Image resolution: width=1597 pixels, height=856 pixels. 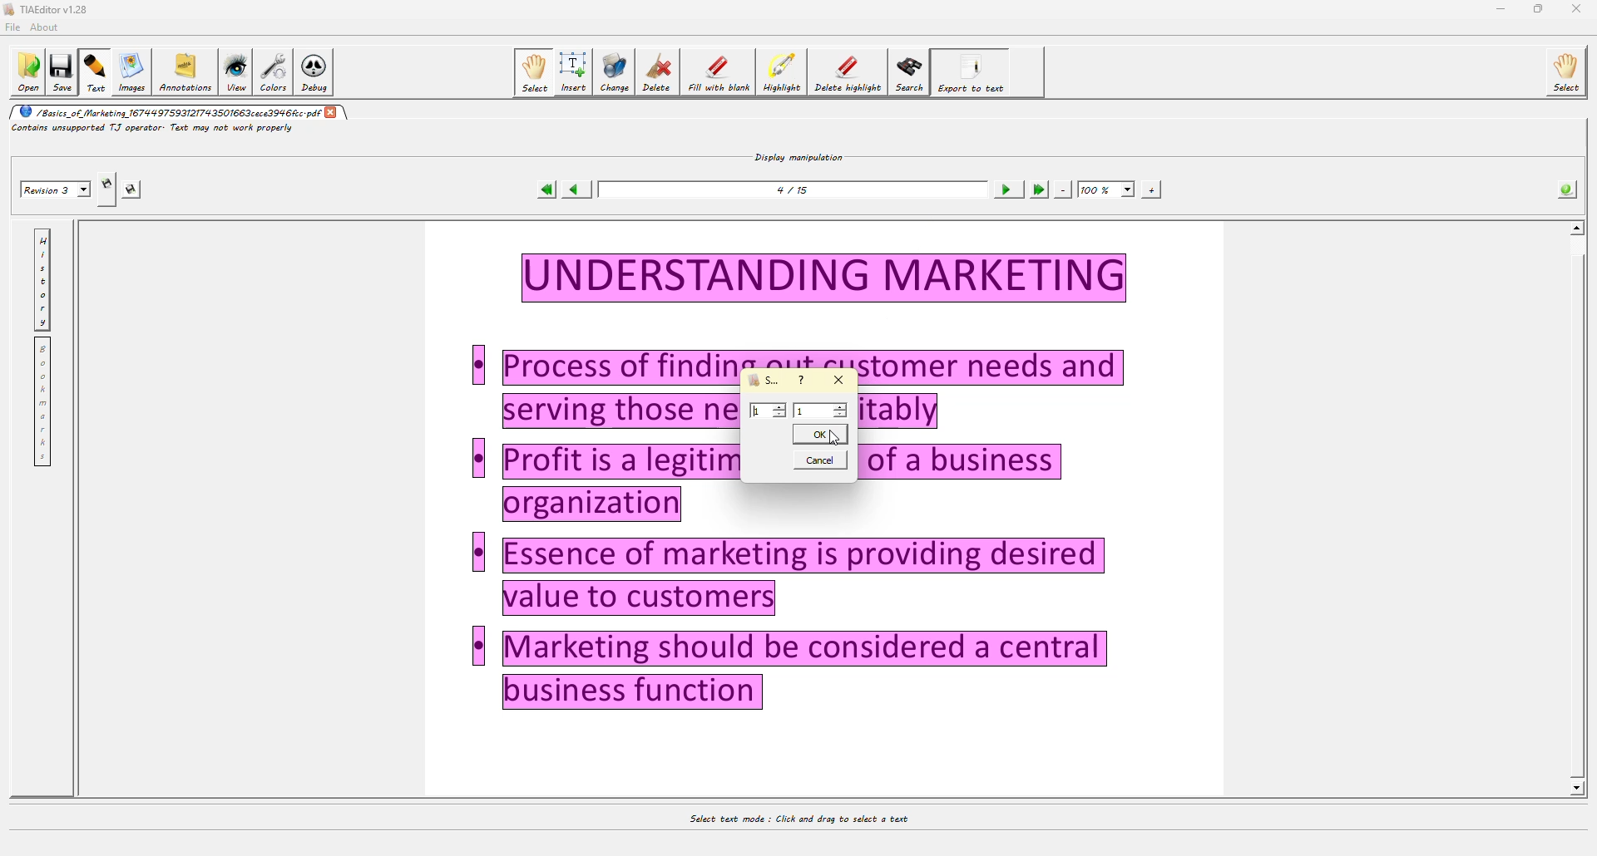 What do you see at coordinates (614, 72) in the screenshot?
I see `change` at bounding box center [614, 72].